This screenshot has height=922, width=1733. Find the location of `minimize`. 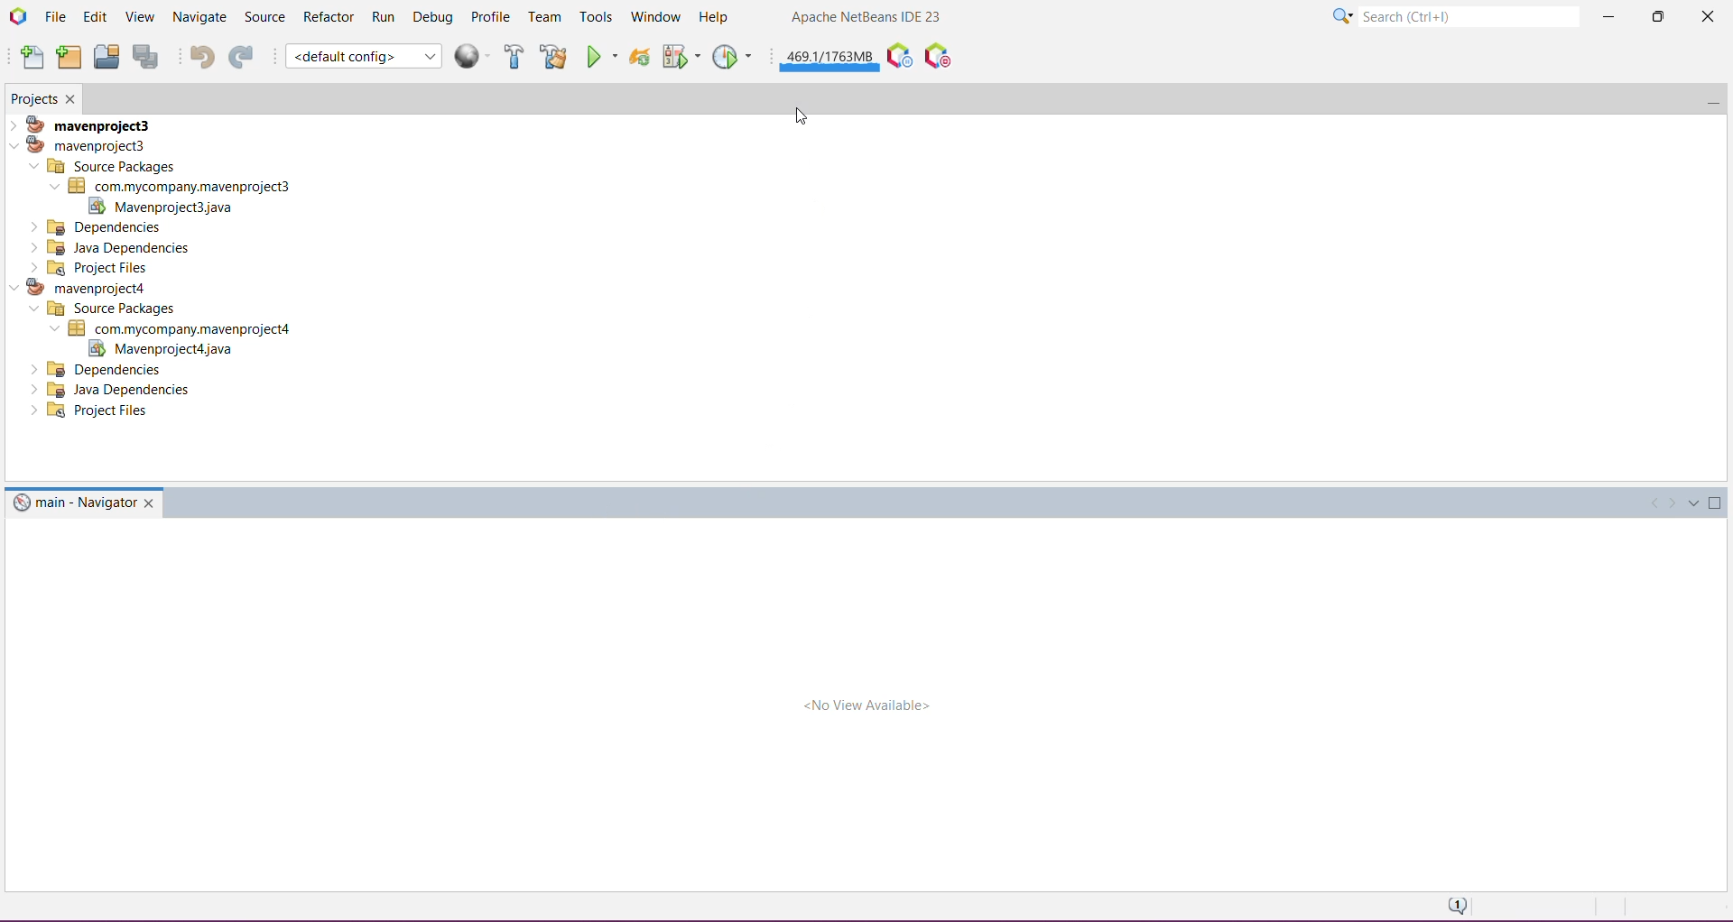

minimize is located at coordinates (1707, 97).